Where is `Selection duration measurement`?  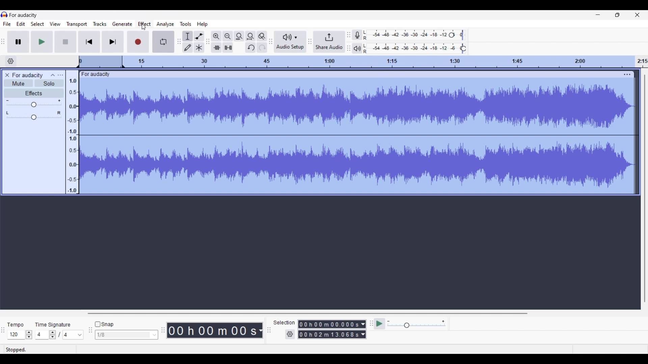 Selection duration measurement is located at coordinates (363, 329).